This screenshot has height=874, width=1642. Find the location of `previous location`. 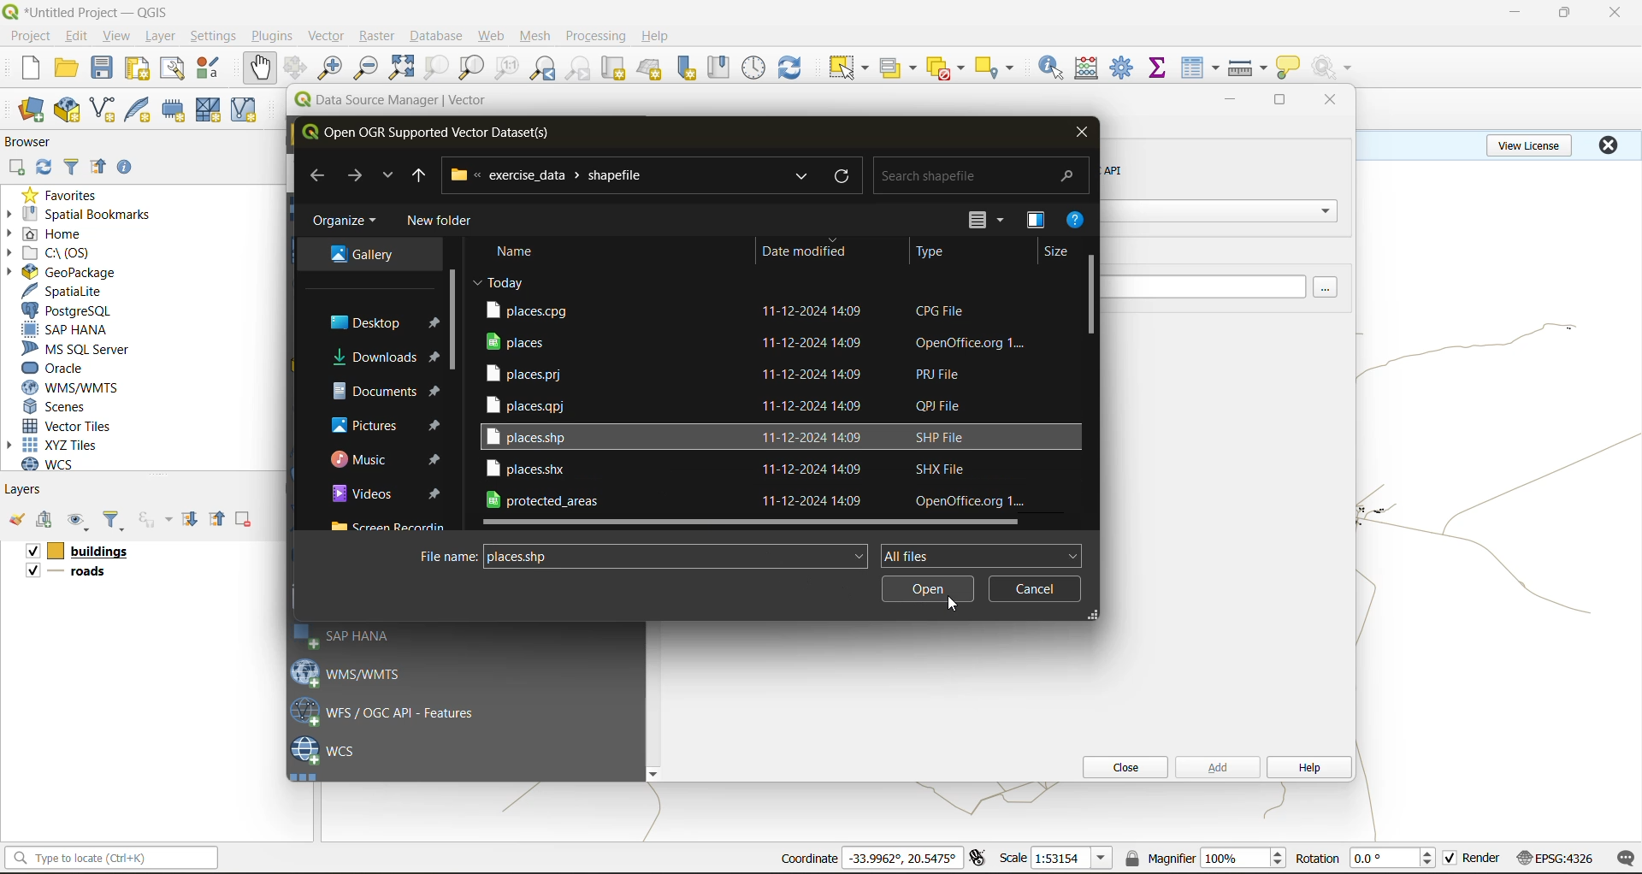

previous location is located at coordinates (419, 179).